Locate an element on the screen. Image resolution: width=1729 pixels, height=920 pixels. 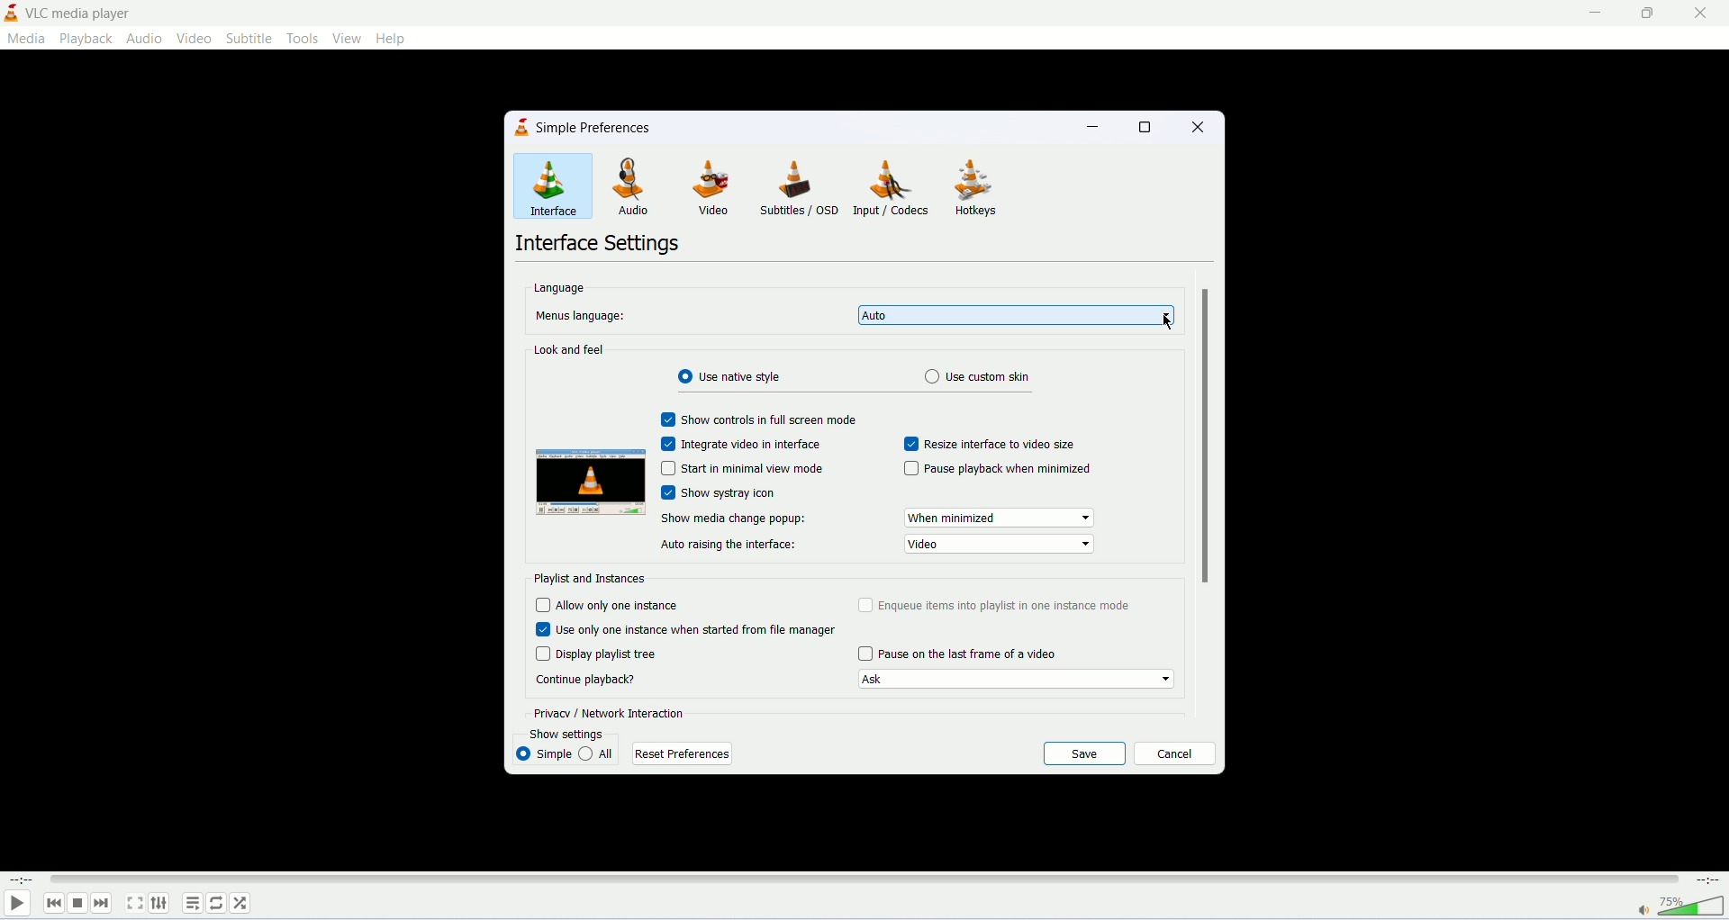
previous track is located at coordinates (54, 903).